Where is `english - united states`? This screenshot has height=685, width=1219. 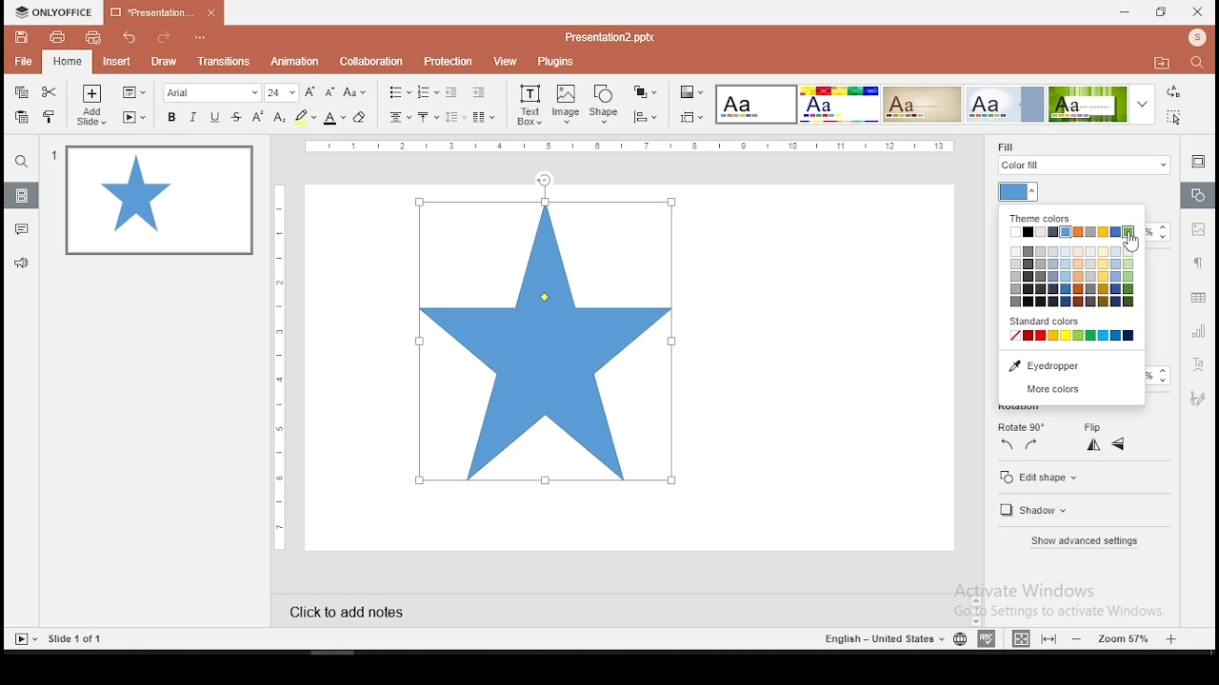 english - united states is located at coordinates (883, 641).